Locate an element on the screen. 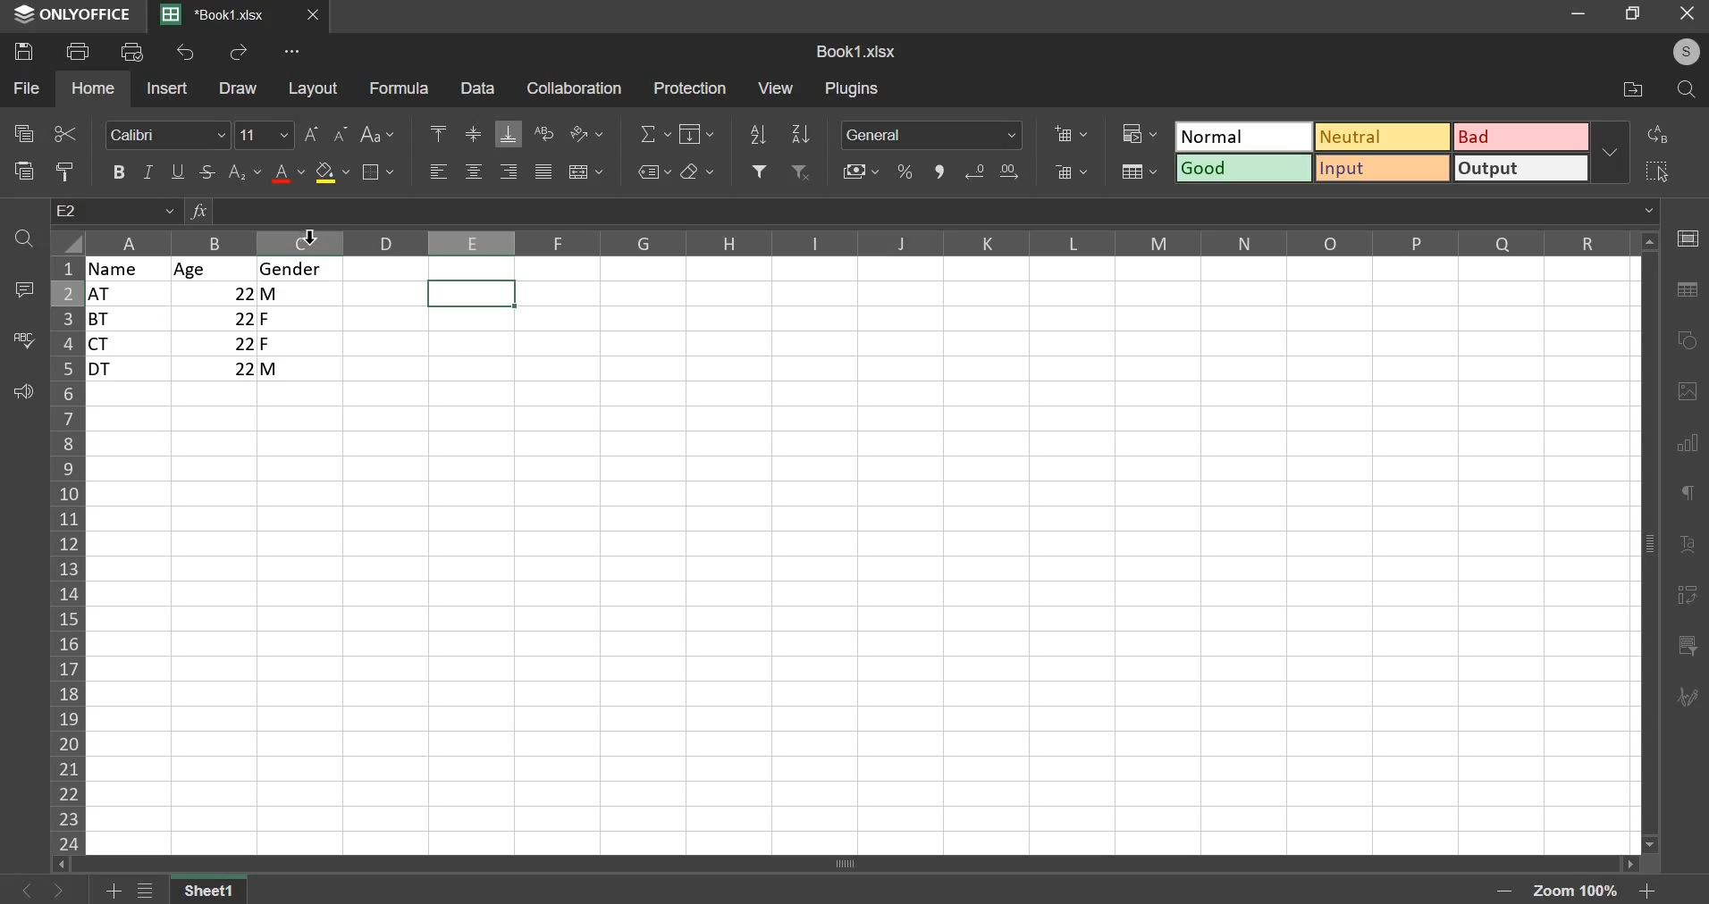 The height and width of the screenshot is (904, 1709). text wrapping is located at coordinates (543, 132).